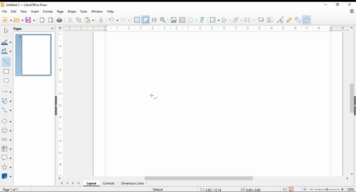 This screenshot has height=192, width=356. I want to click on print, so click(60, 20).